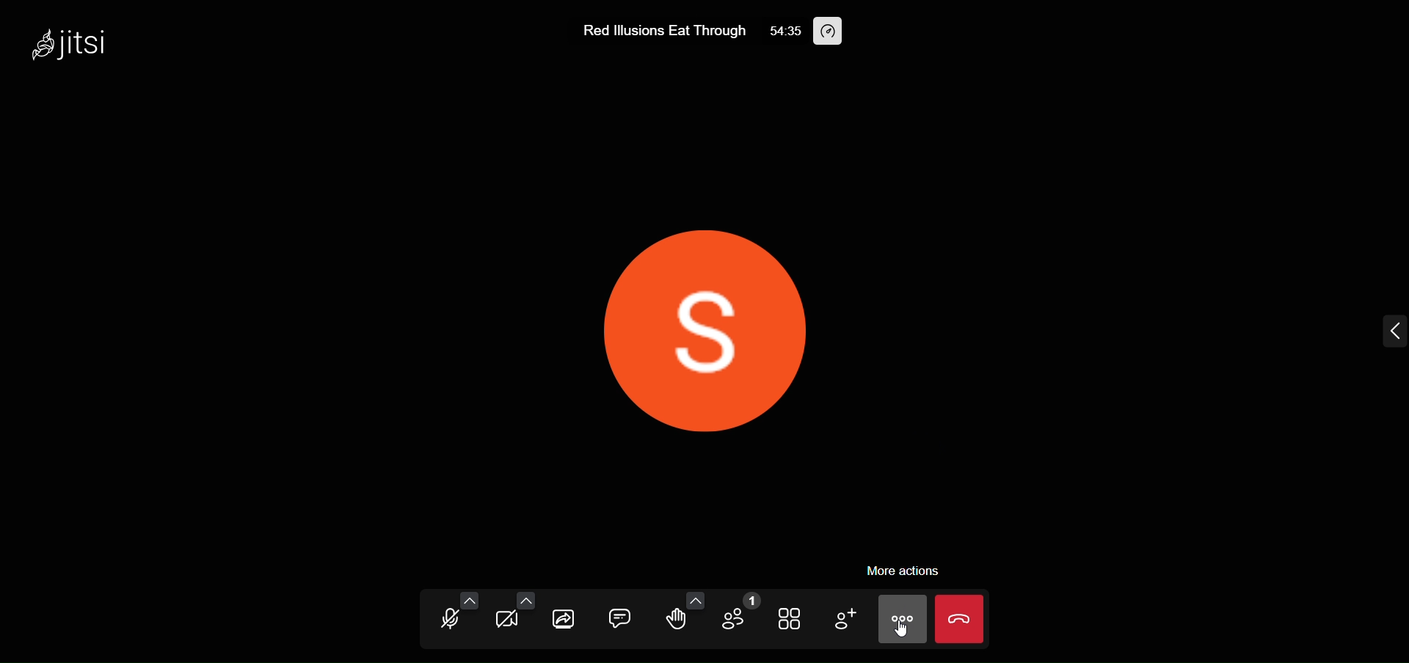 The image size is (1409, 663). I want to click on 54:35, so click(783, 32).